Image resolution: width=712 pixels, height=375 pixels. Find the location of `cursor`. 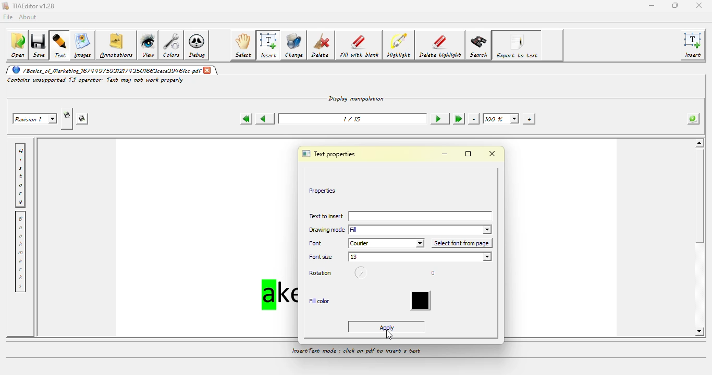

cursor is located at coordinates (389, 335).